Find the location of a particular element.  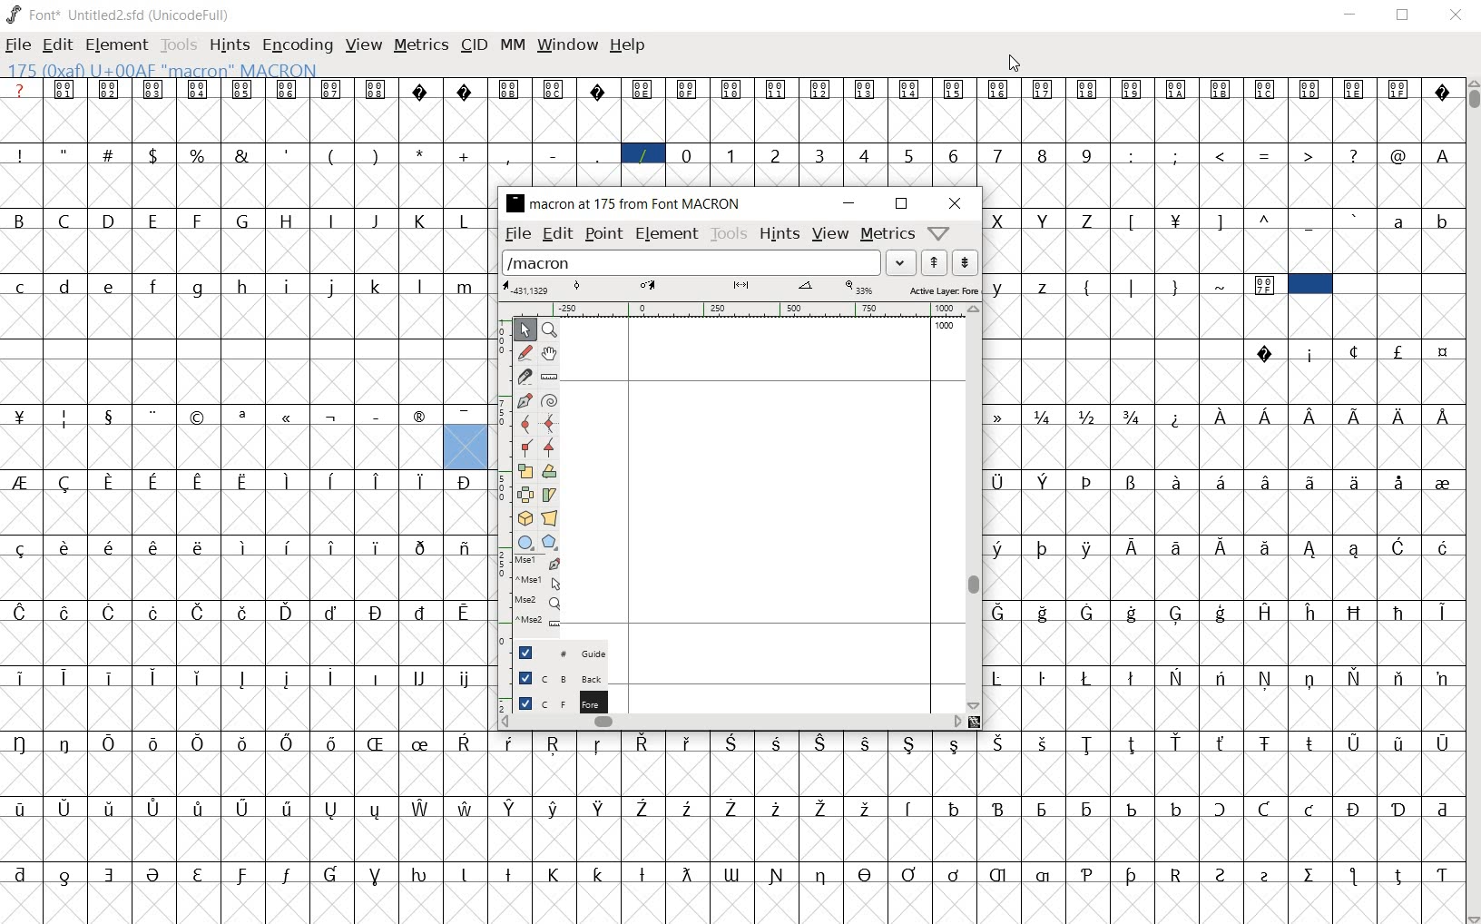

Symbol is located at coordinates (113, 611).